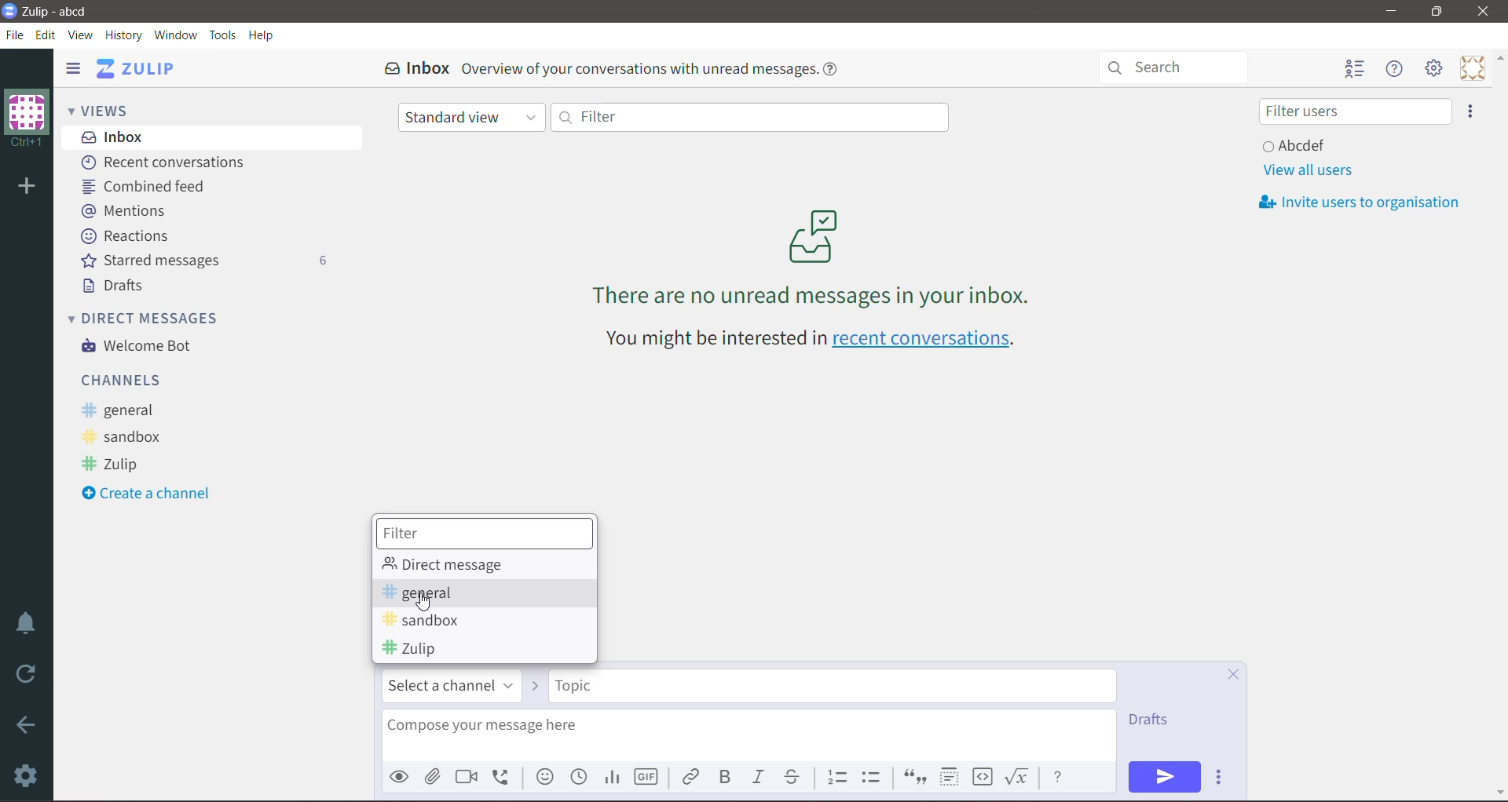 The width and height of the screenshot is (1508, 802). What do you see at coordinates (65, 11) in the screenshot?
I see `Application Name - Organization Name` at bounding box center [65, 11].